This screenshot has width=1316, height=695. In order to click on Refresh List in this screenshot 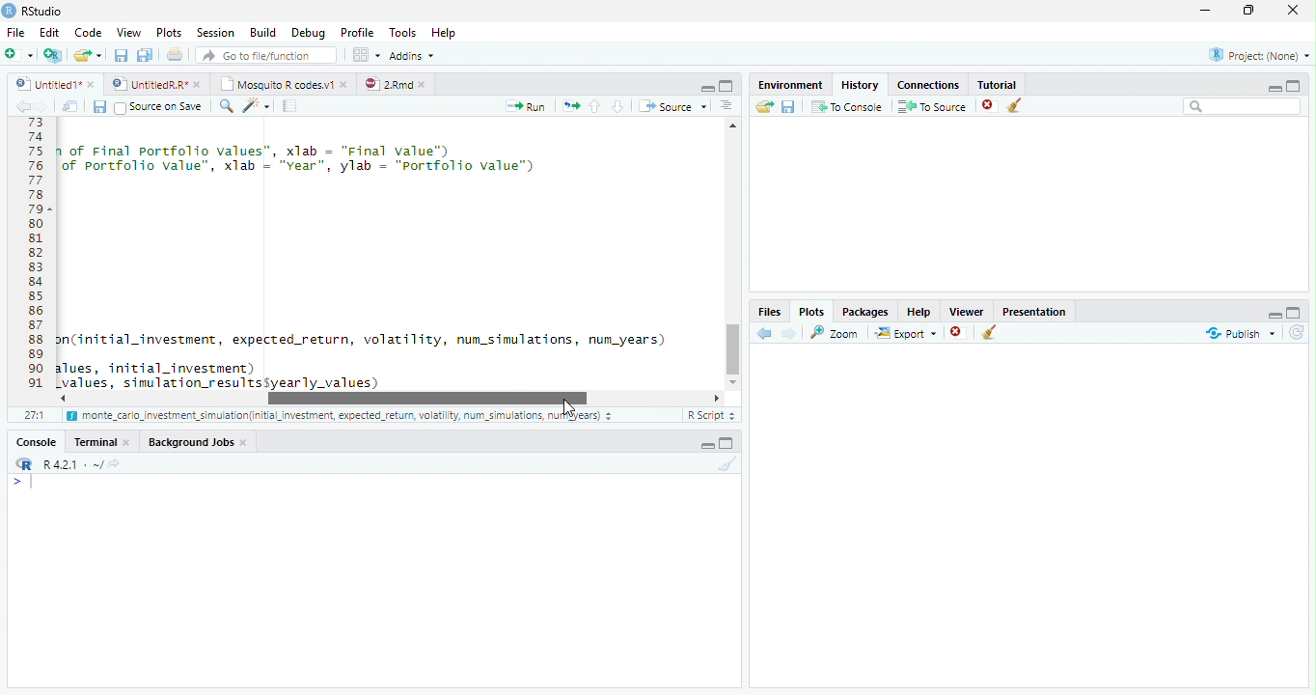, I will do `click(1298, 333)`.